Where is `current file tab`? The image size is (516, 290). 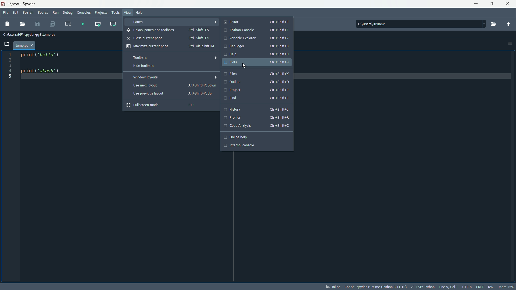 current file tab is located at coordinates (25, 45).